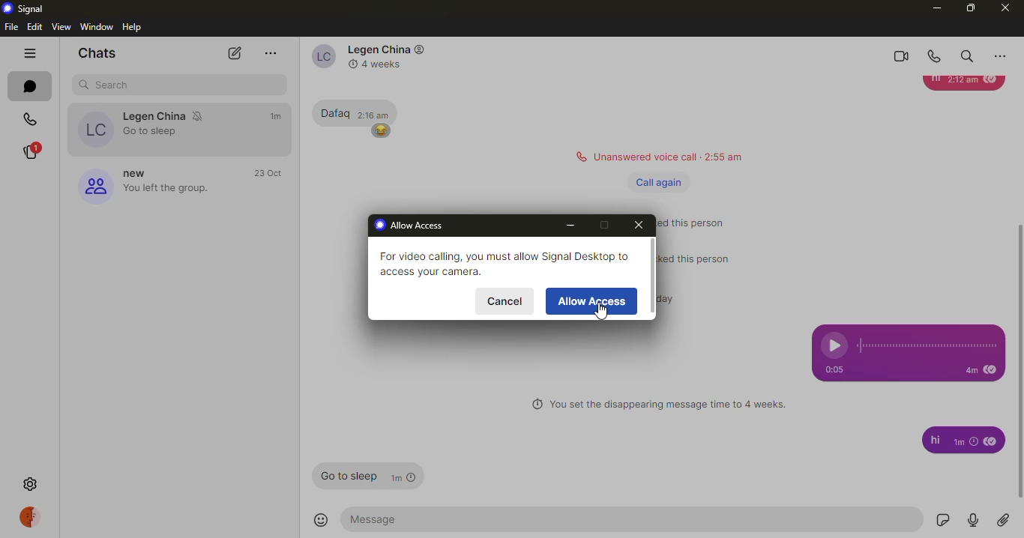 Image resolution: width=1024 pixels, height=538 pixels. Describe the element at coordinates (1001, 55) in the screenshot. I see `more` at that location.